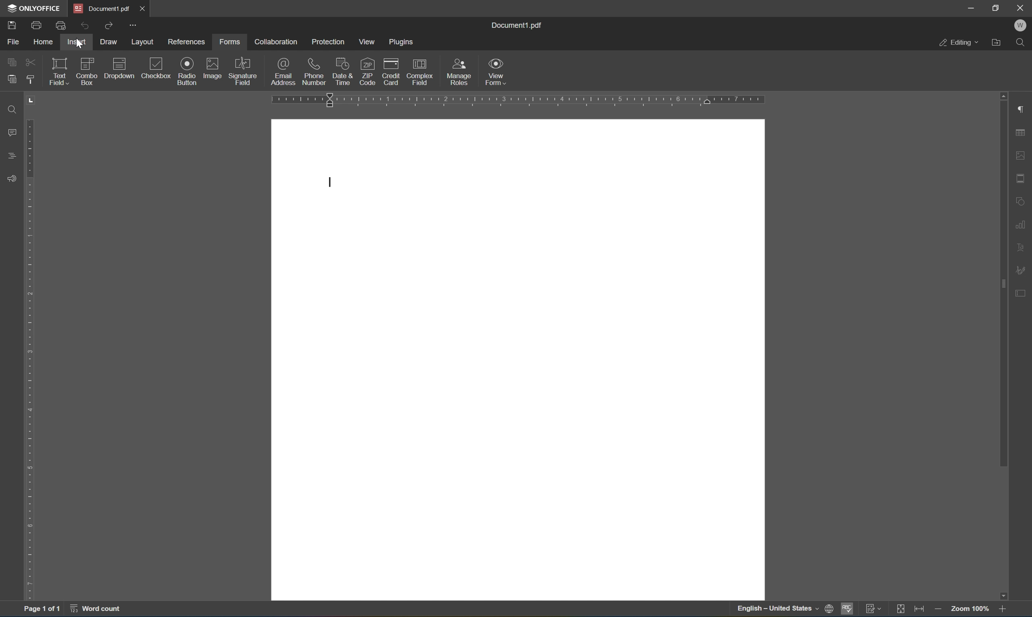 This screenshot has width=1032, height=617. I want to click on Open file location, so click(997, 42).